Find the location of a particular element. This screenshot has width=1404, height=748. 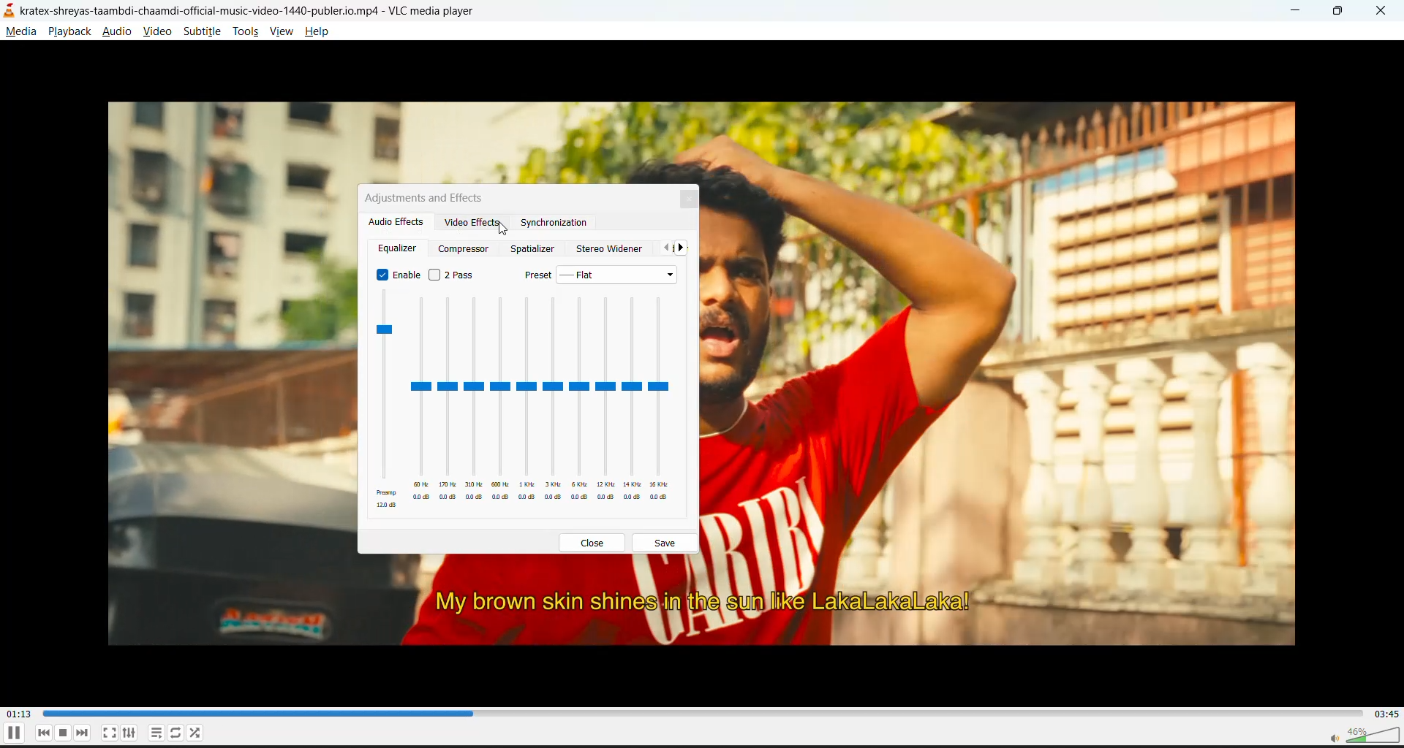

full screen is located at coordinates (109, 734).